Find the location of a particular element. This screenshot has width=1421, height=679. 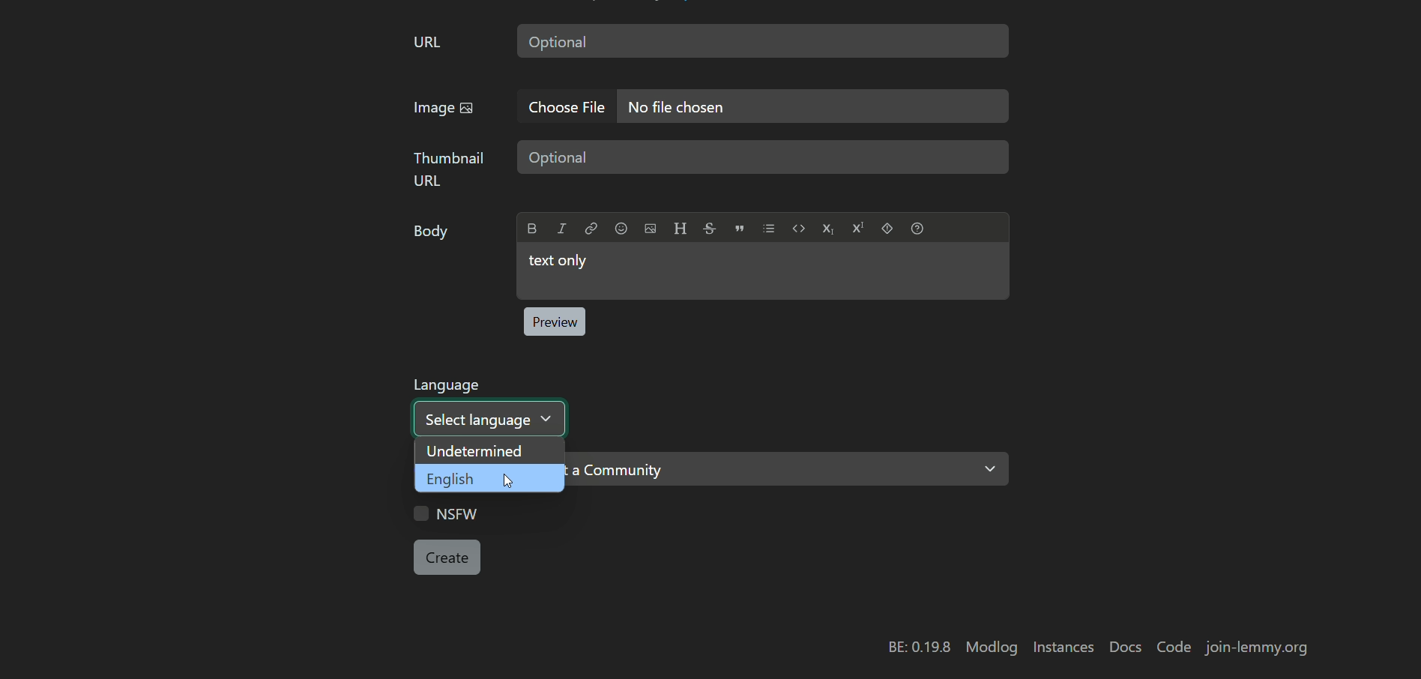

Code is located at coordinates (799, 228).